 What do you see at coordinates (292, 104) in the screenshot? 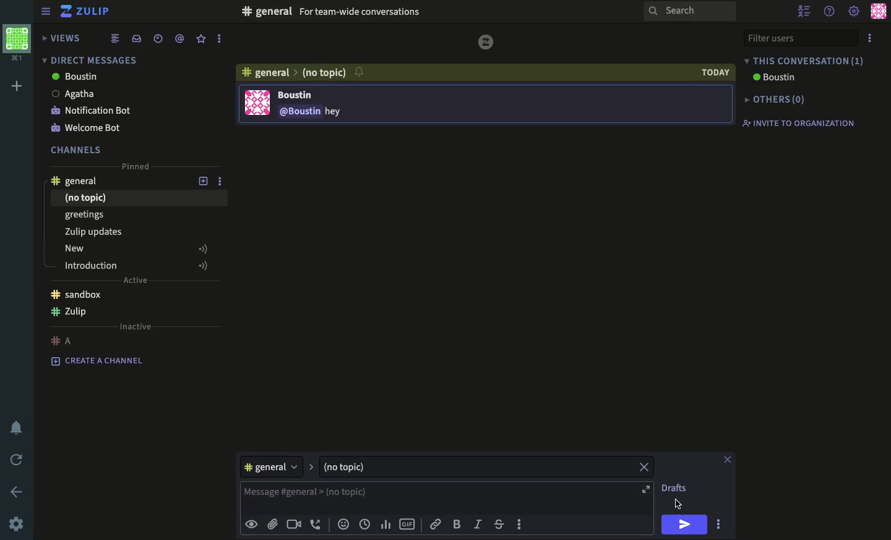
I see `message sent` at bounding box center [292, 104].